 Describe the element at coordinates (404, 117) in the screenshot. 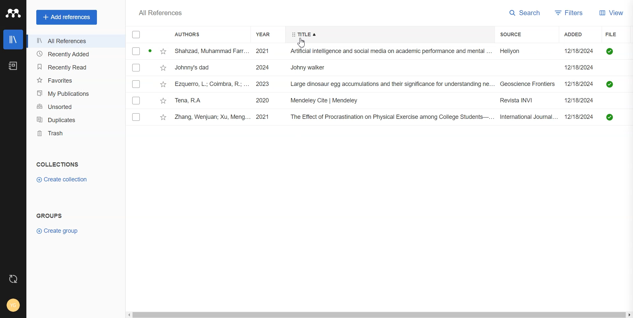

I see `File` at that location.